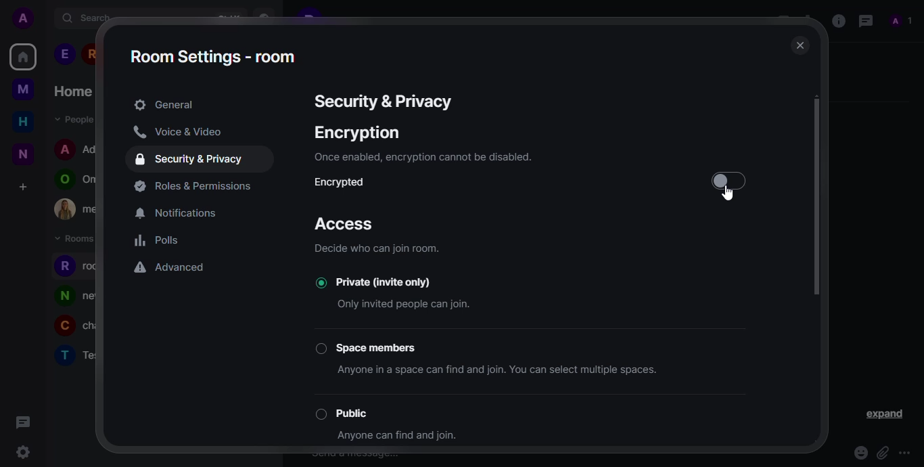  Describe the element at coordinates (903, 22) in the screenshot. I see `people` at that location.